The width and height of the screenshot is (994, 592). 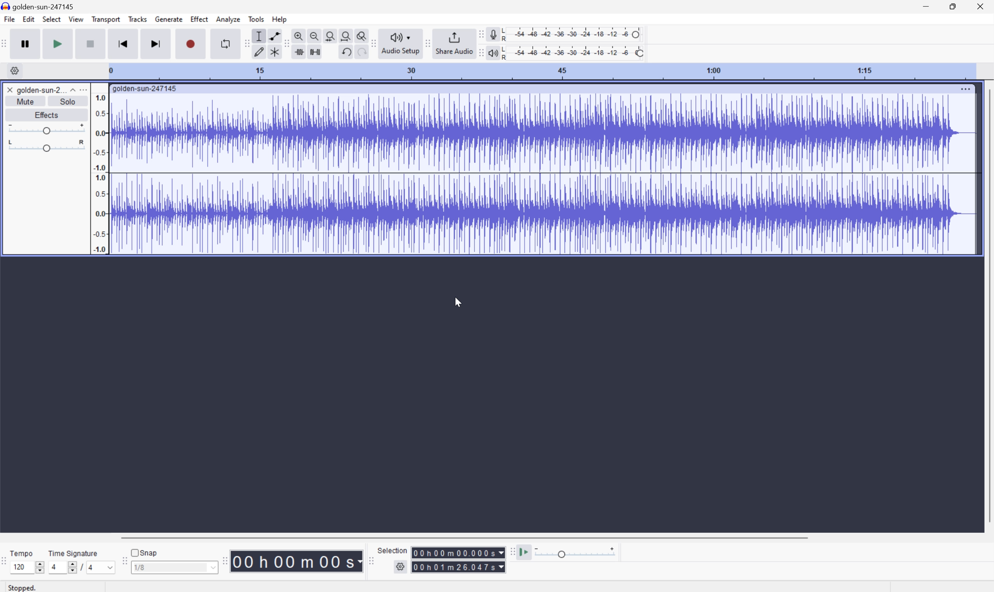 What do you see at coordinates (578, 552) in the screenshot?
I see `Play back speed` at bounding box center [578, 552].